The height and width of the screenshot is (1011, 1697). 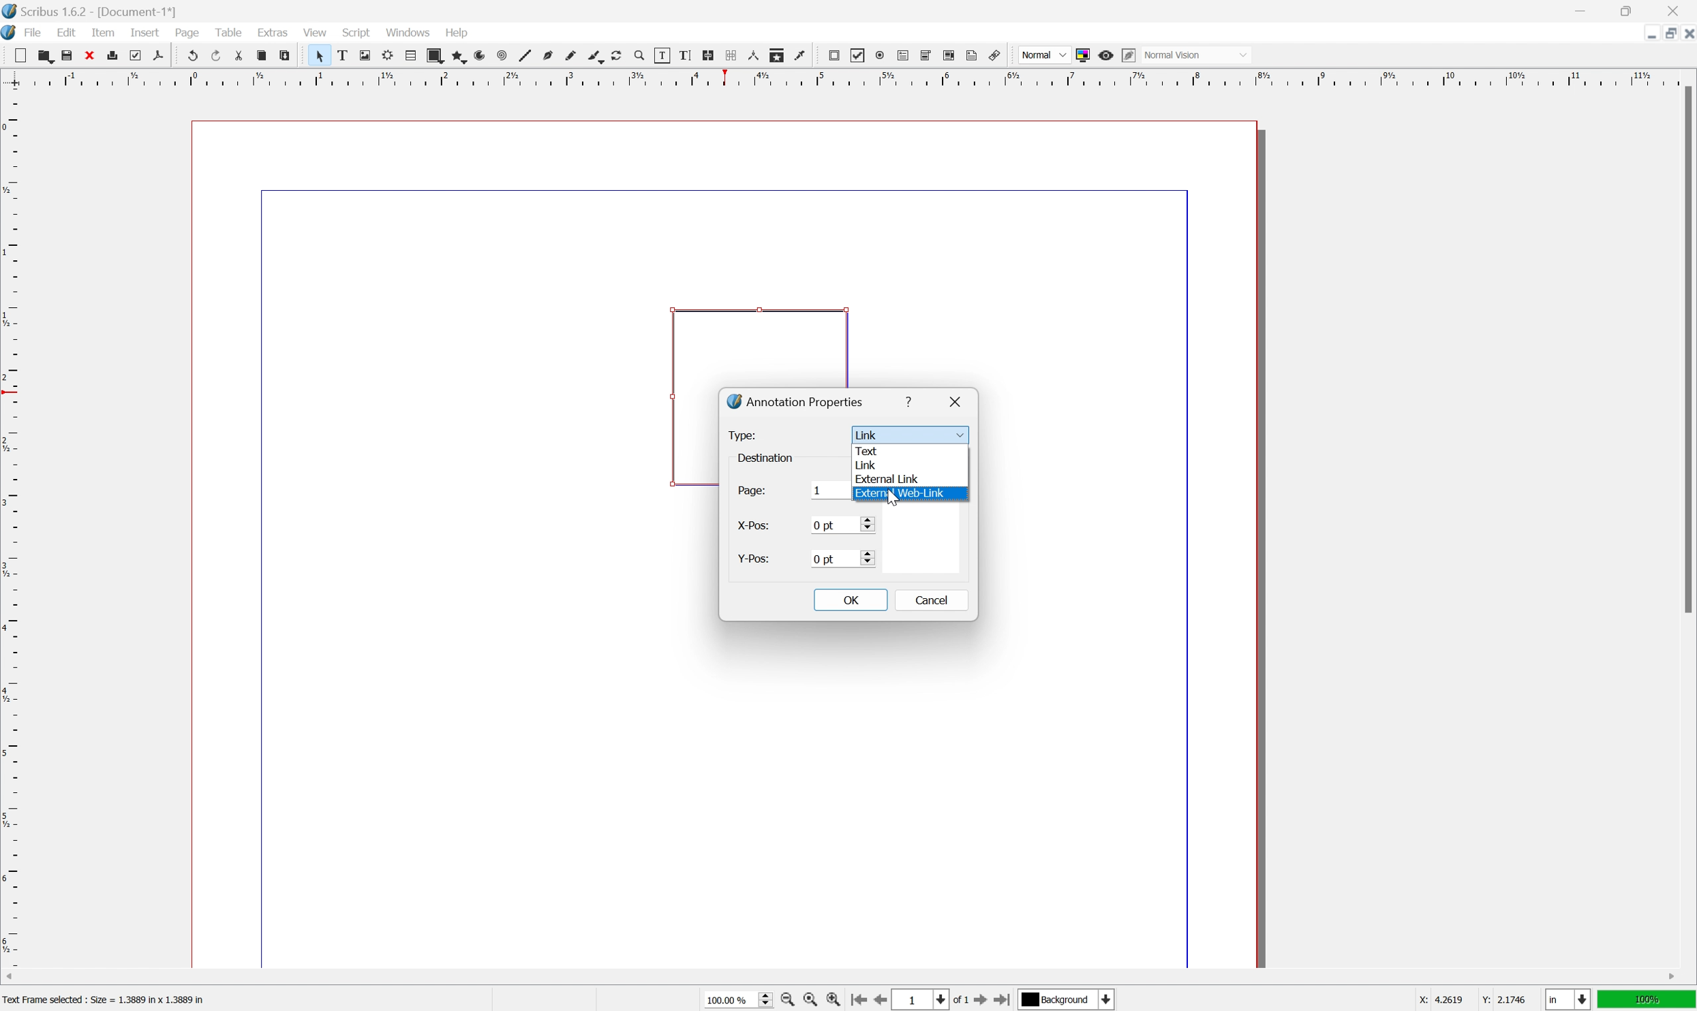 What do you see at coordinates (1005, 999) in the screenshot?
I see `go to last page` at bounding box center [1005, 999].